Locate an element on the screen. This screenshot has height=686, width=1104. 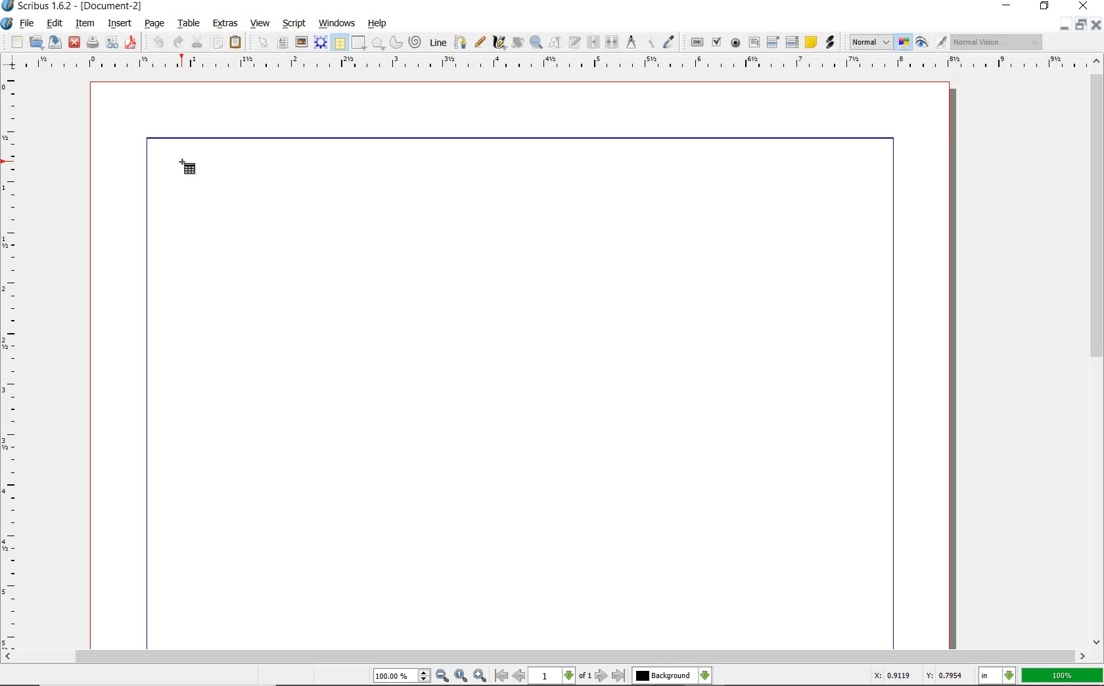
windows is located at coordinates (338, 24).